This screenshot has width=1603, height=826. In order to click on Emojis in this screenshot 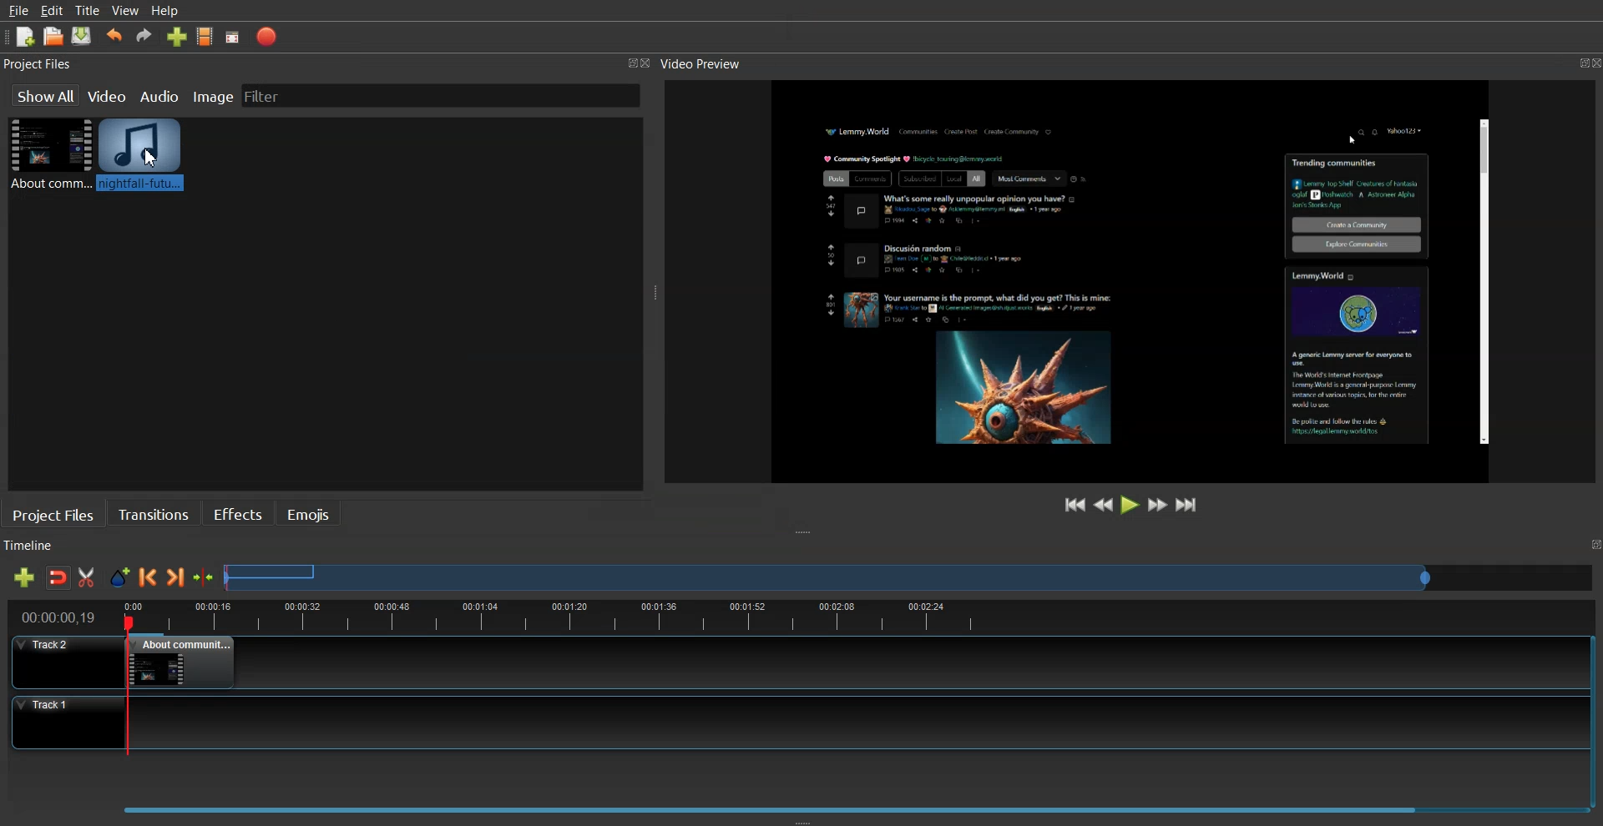, I will do `click(310, 513)`.